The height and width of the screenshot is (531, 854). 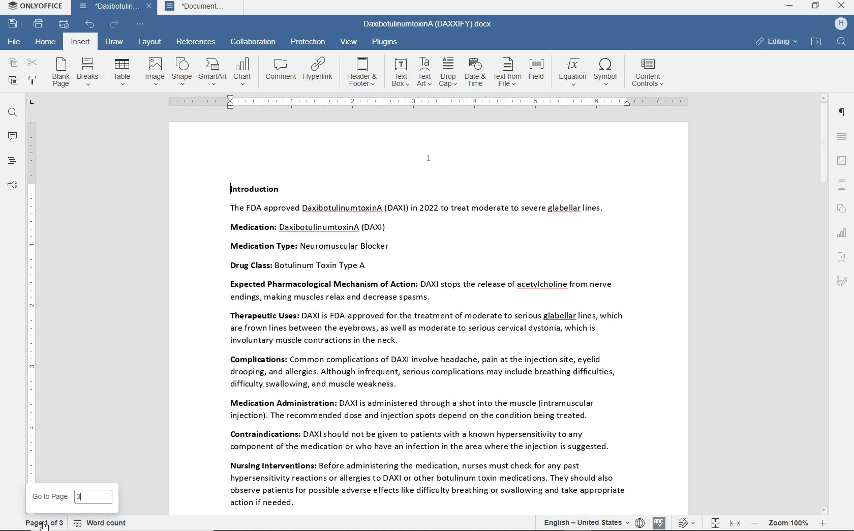 I want to click on find, so click(x=842, y=42).